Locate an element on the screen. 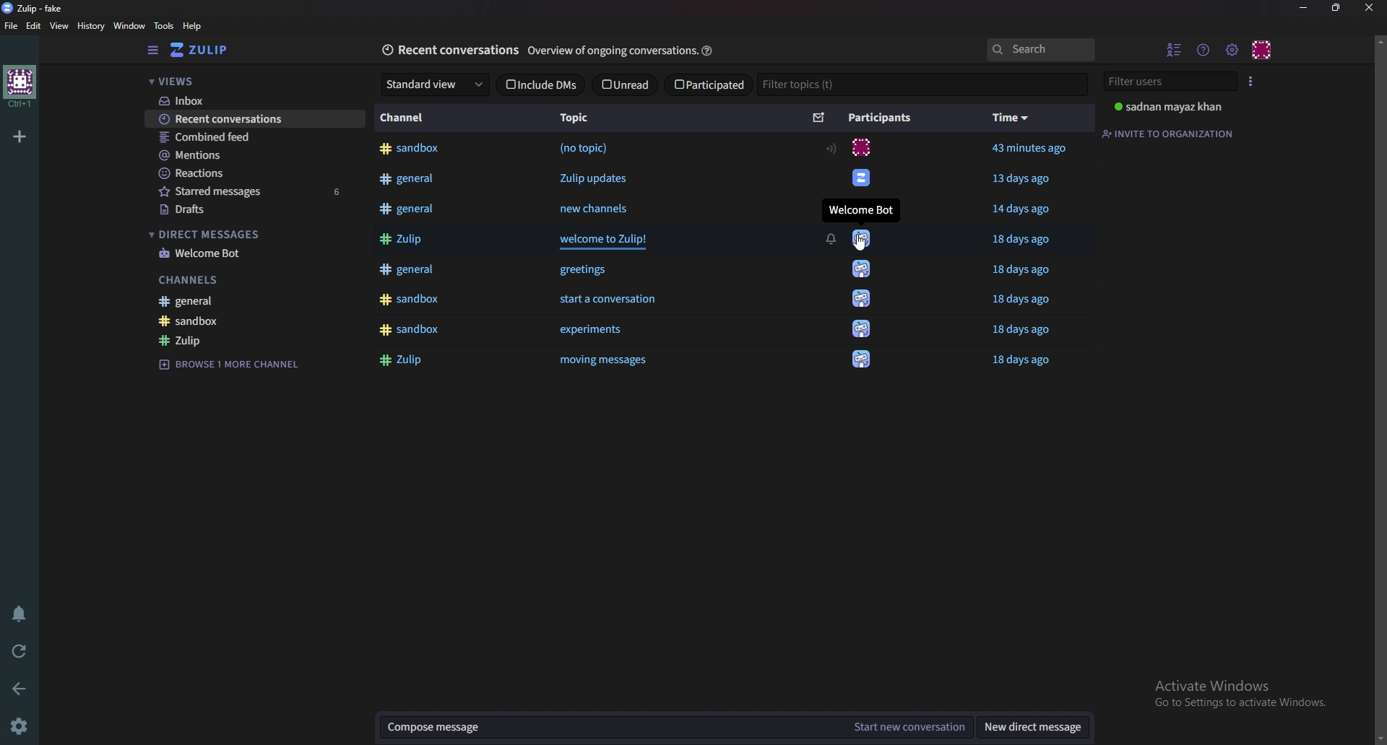  Tools is located at coordinates (164, 26).